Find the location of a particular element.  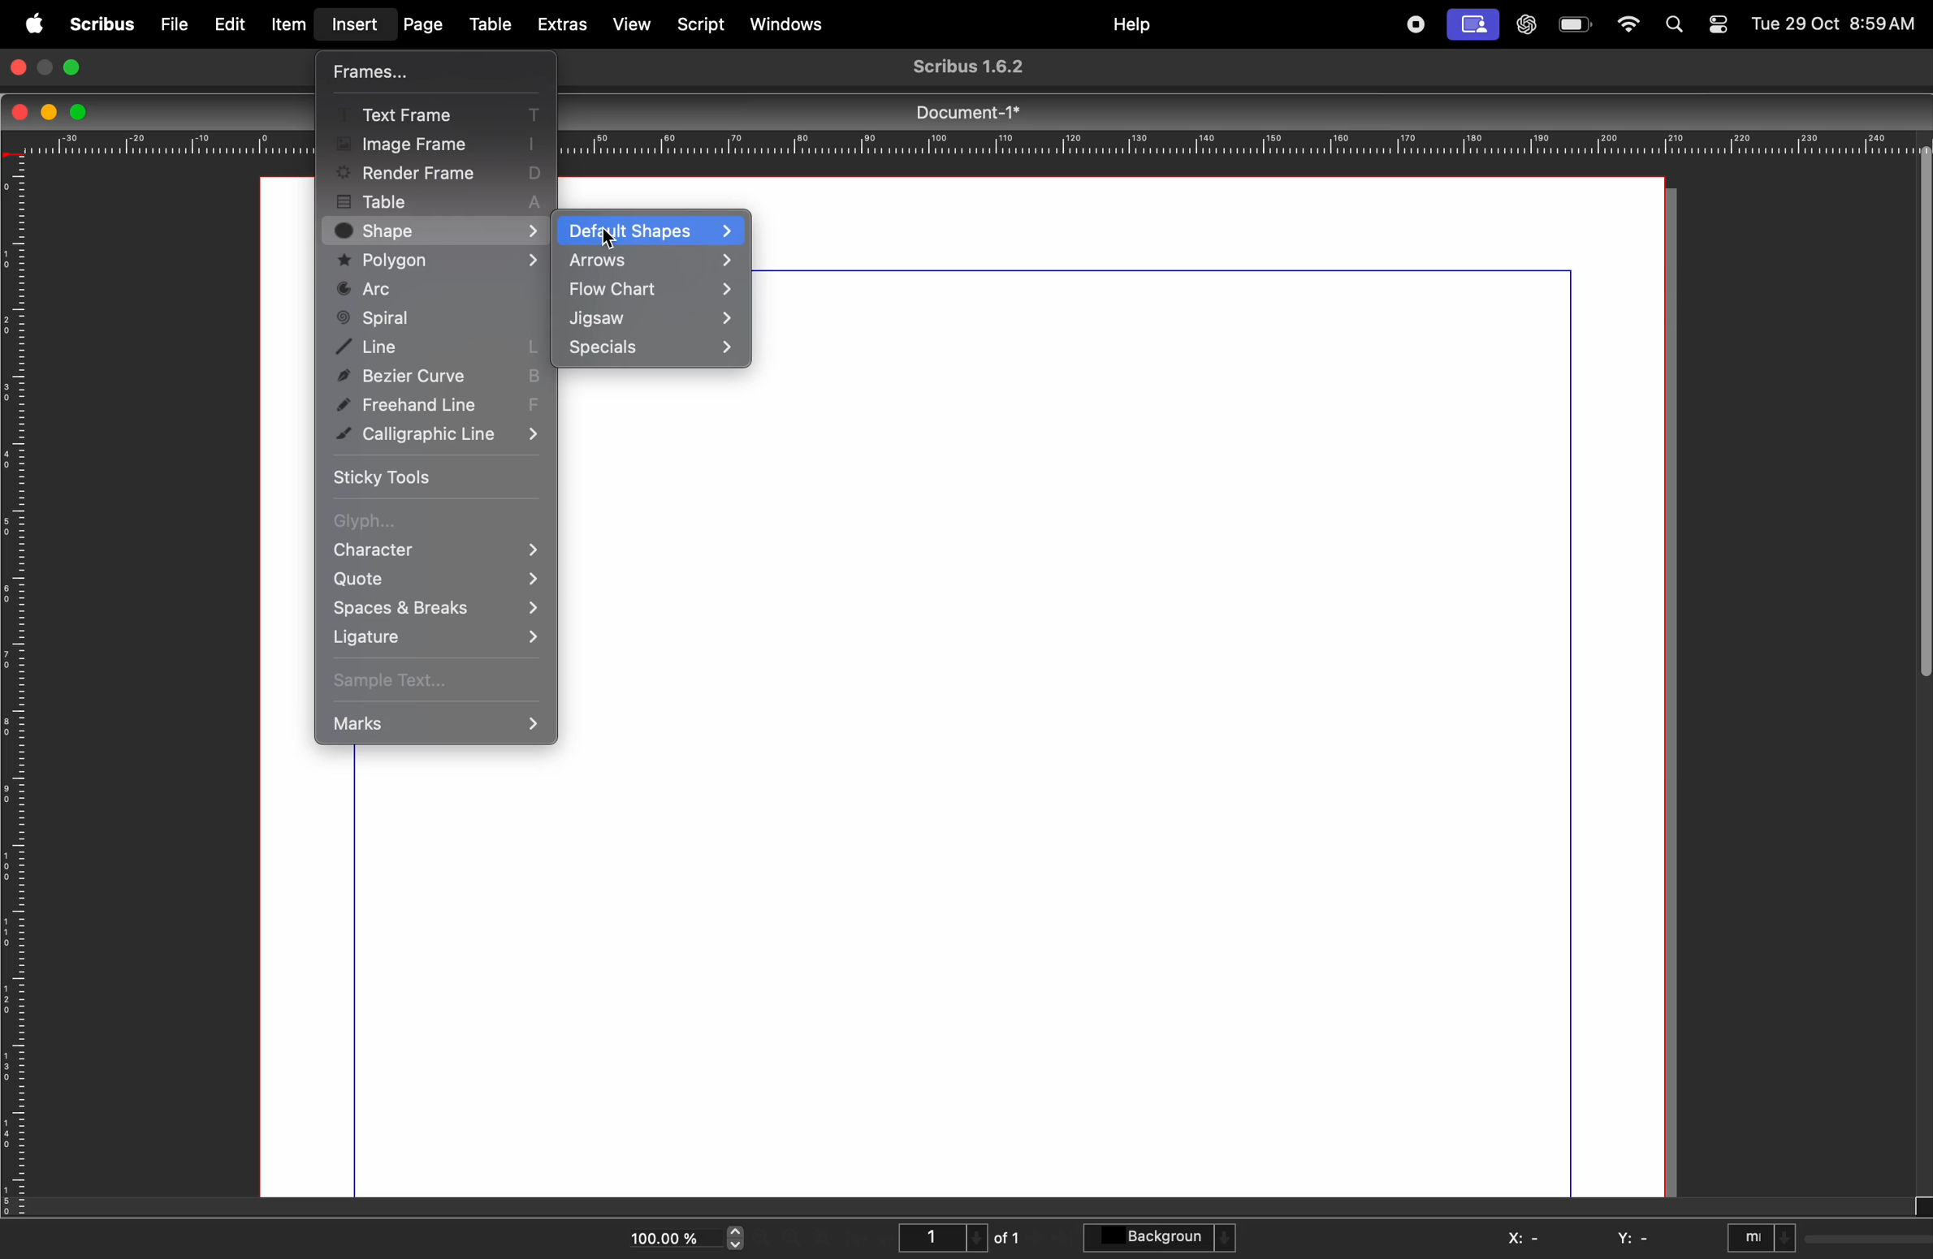

find is located at coordinates (1679, 26).